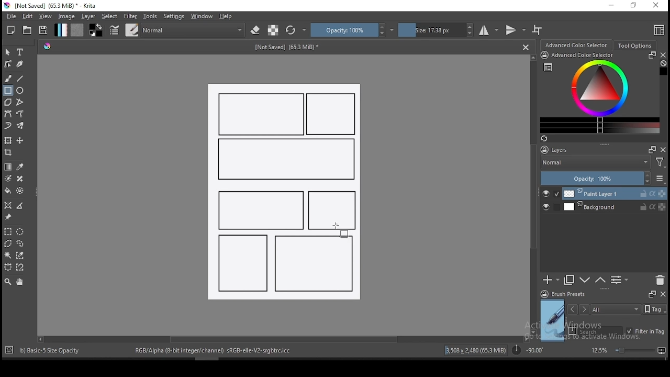 Image resolution: width=670 pixels, height=377 pixels. Describe the element at coordinates (660, 281) in the screenshot. I see `delete layer` at that location.